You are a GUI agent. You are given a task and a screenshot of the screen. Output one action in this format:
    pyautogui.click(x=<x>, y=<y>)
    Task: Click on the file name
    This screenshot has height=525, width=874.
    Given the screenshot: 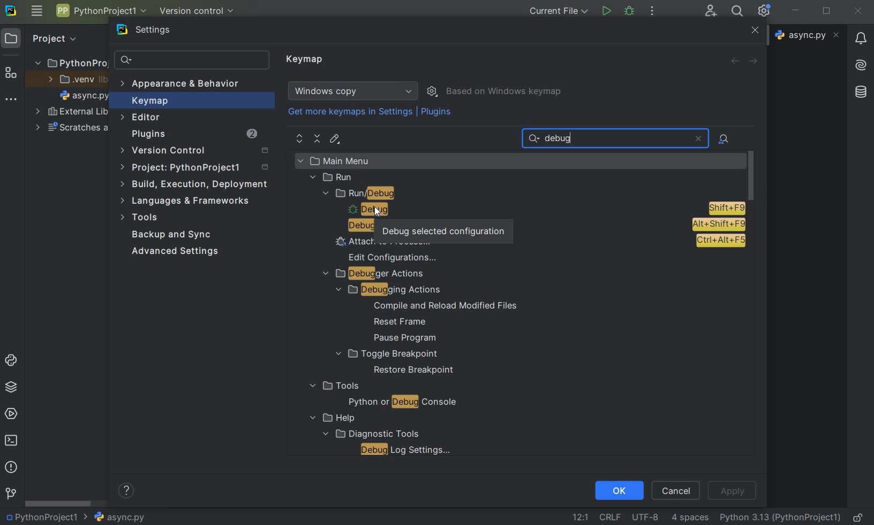 What is the action you would take?
    pyautogui.click(x=809, y=35)
    